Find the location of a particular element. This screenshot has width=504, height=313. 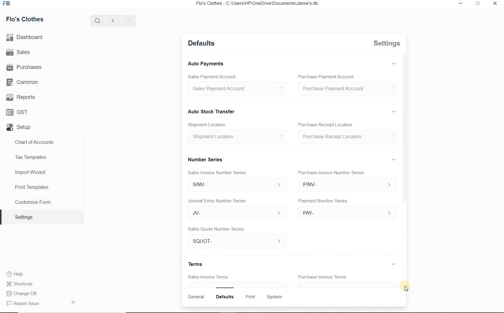

Vertical scroll bar is located at coordinates (403, 128).